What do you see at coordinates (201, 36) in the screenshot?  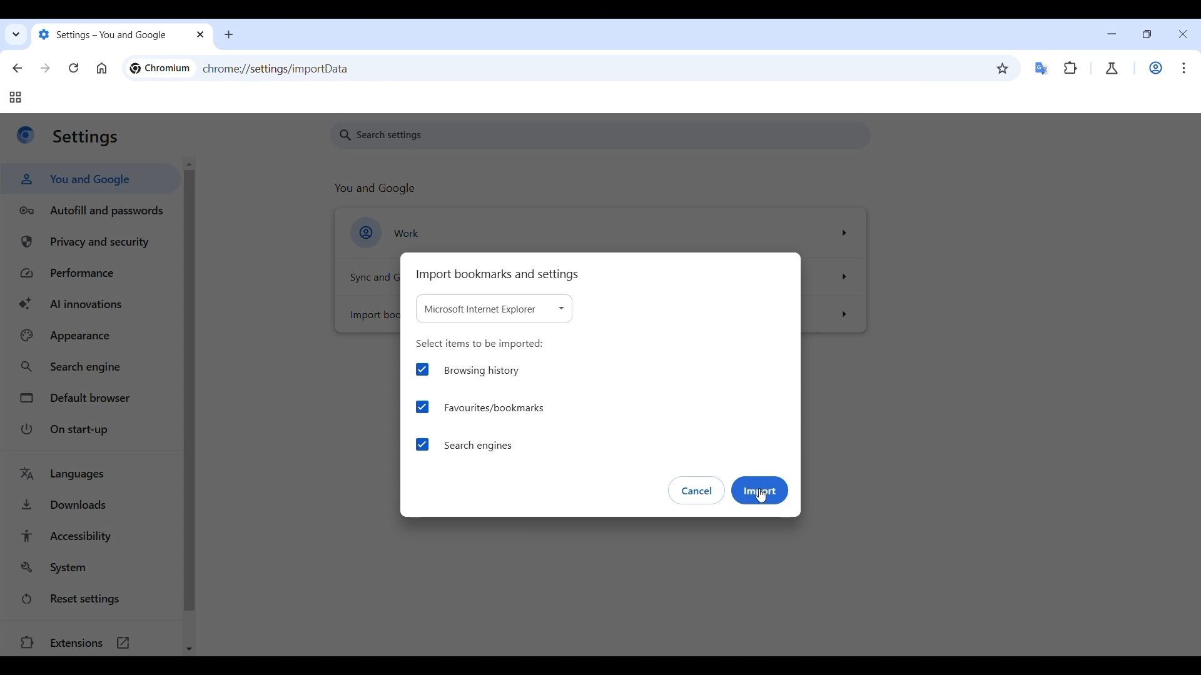 I see `close tab` at bounding box center [201, 36].